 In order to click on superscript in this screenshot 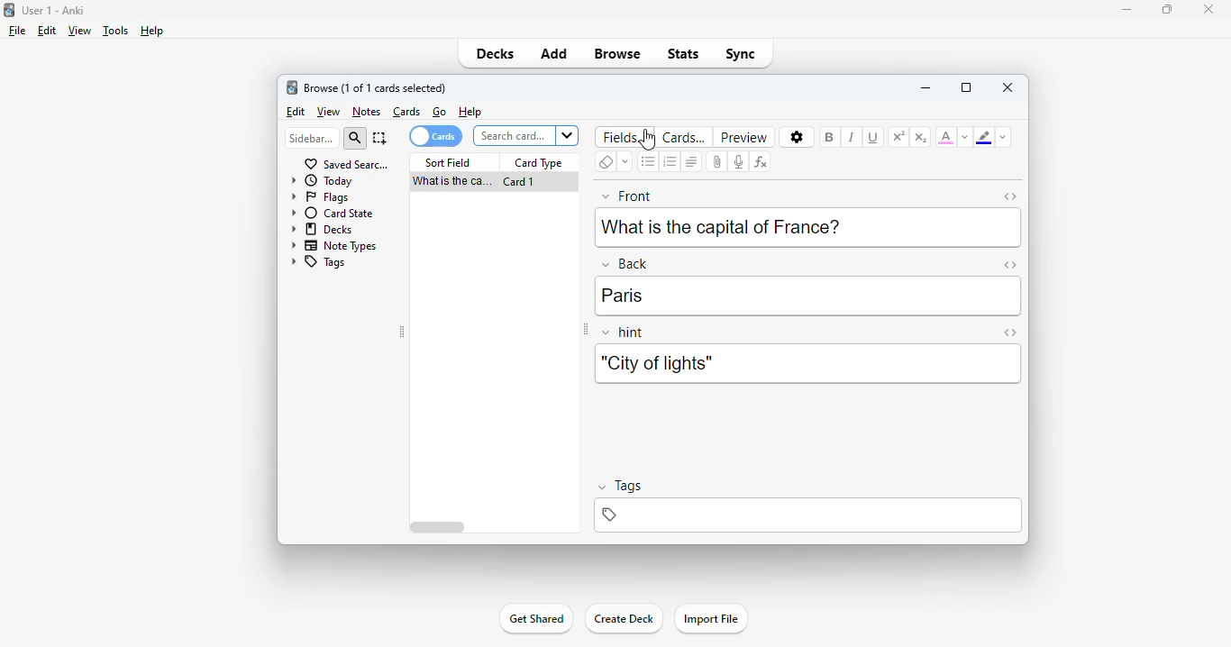, I will do `click(898, 137)`.